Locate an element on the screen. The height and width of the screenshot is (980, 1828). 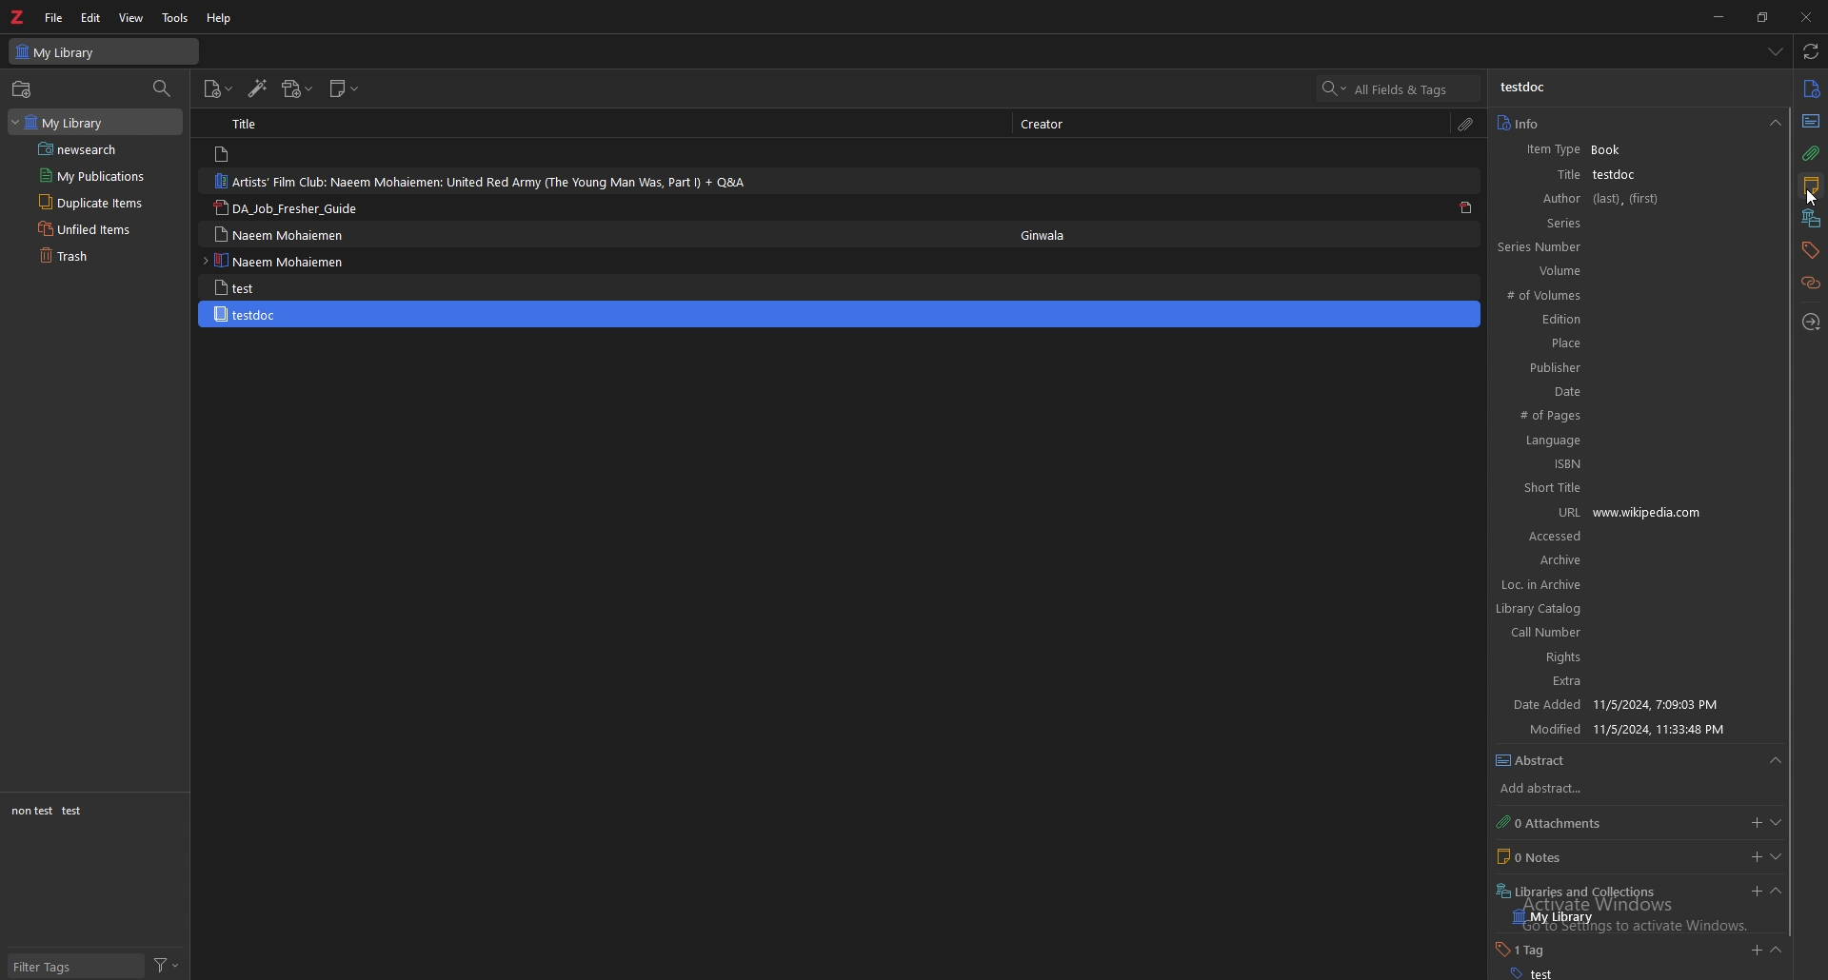
# of pages is located at coordinates (1624, 418).